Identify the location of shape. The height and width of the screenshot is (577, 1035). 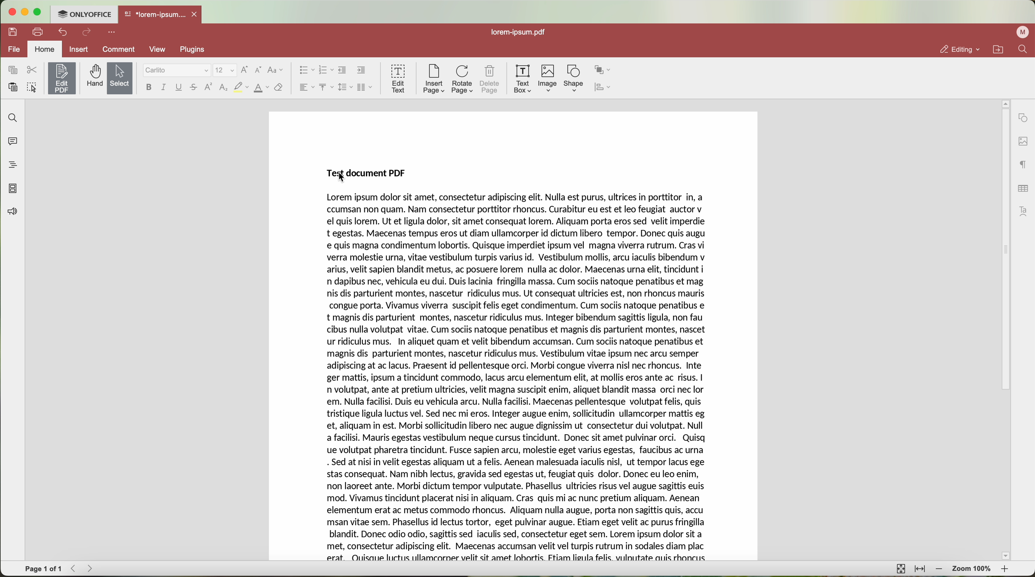
(573, 79).